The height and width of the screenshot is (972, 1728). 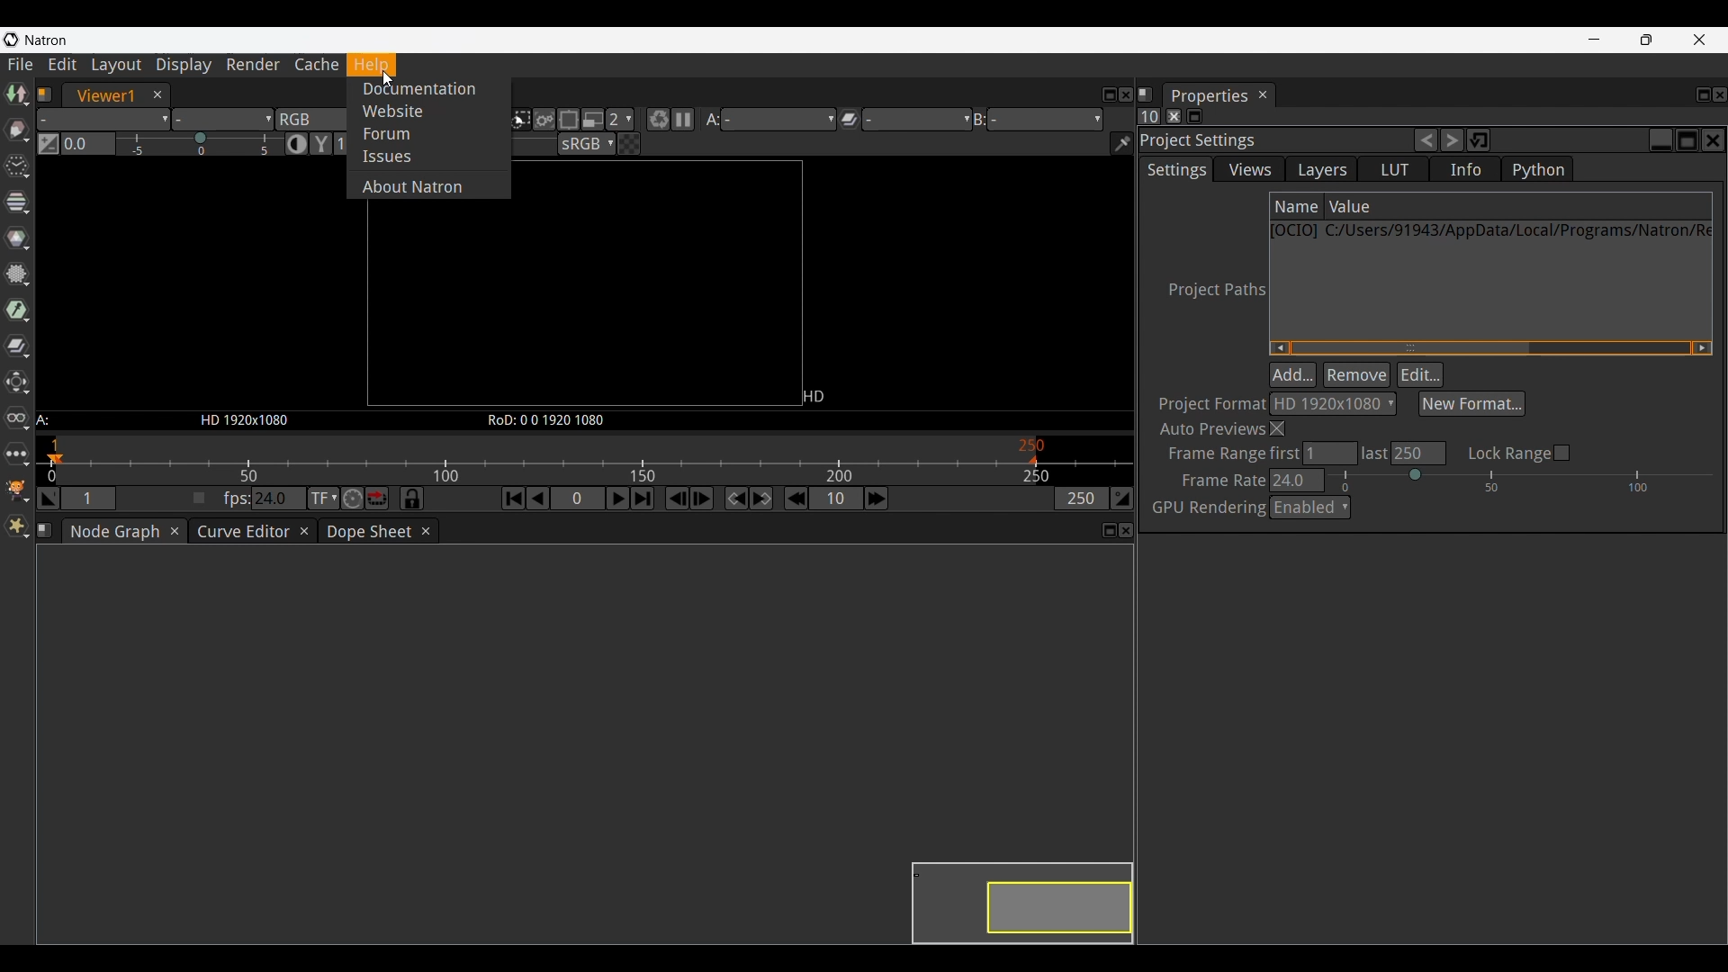 I want to click on Synchronize current frame range with dope sheet and curve editor, so click(x=412, y=498).